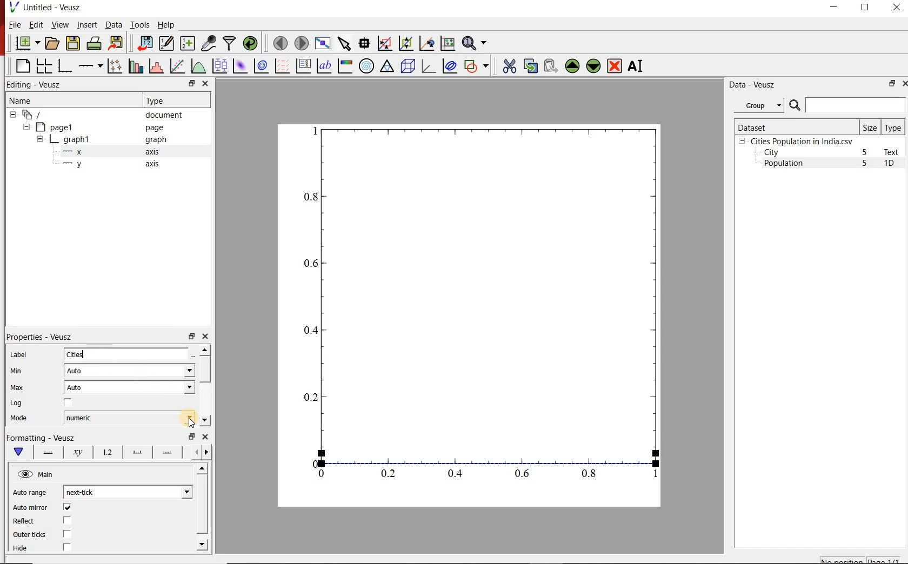 The height and width of the screenshot is (564, 908). I want to click on Dataset, so click(795, 126).